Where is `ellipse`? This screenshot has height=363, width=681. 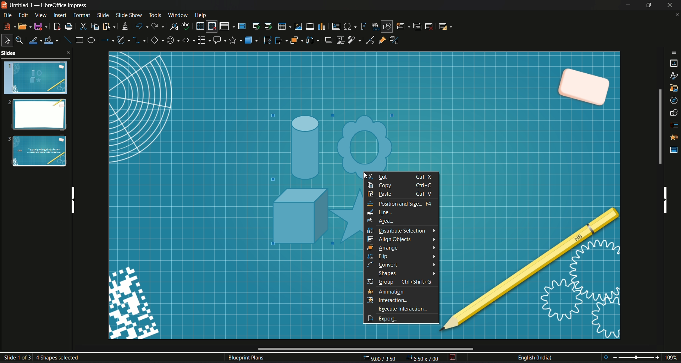
ellipse is located at coordinates (90, 40).